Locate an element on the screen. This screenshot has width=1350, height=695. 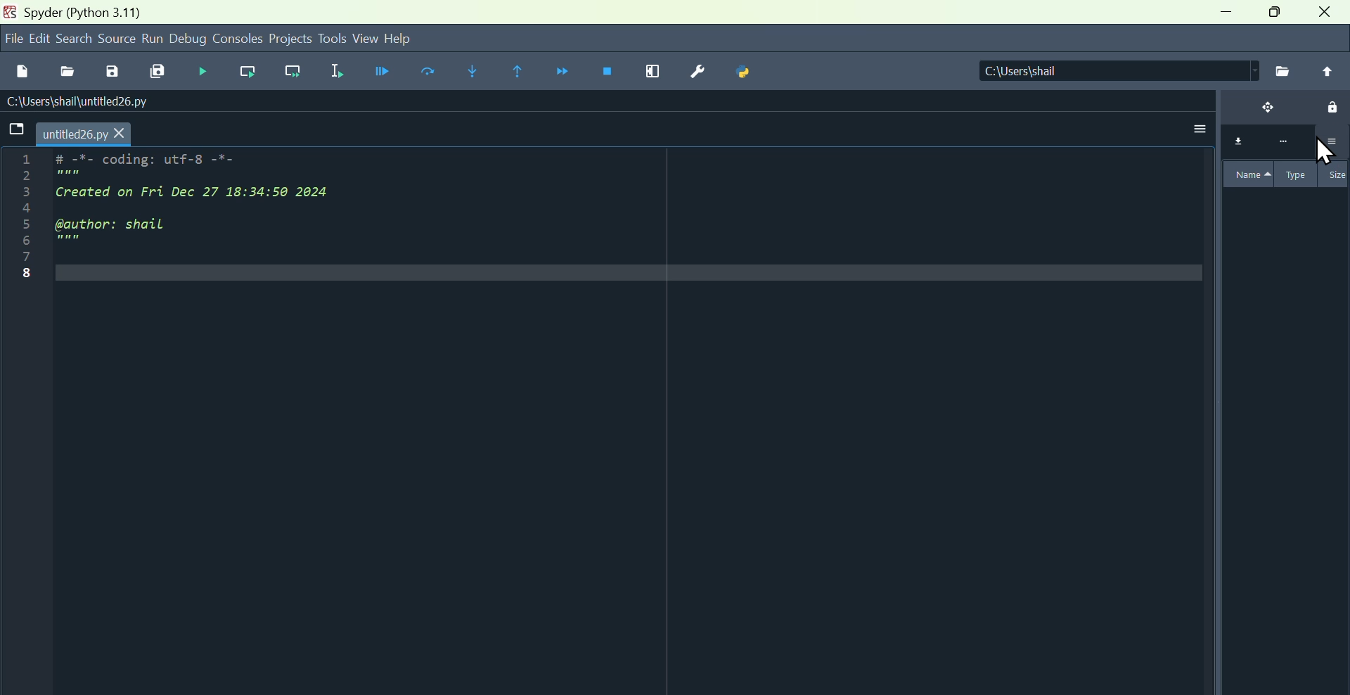
Folders is located at coordinates (14, 131).